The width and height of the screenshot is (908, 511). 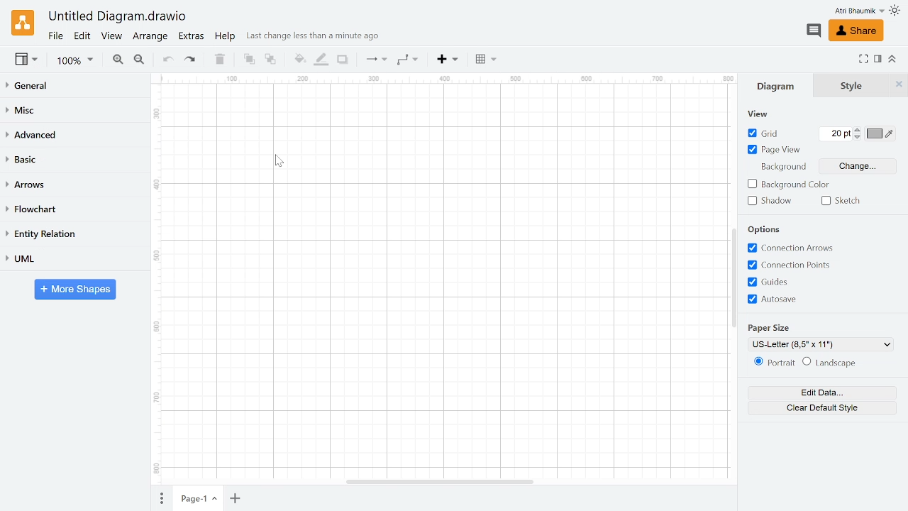 I want to click on Close, so click(x=899, y=84).